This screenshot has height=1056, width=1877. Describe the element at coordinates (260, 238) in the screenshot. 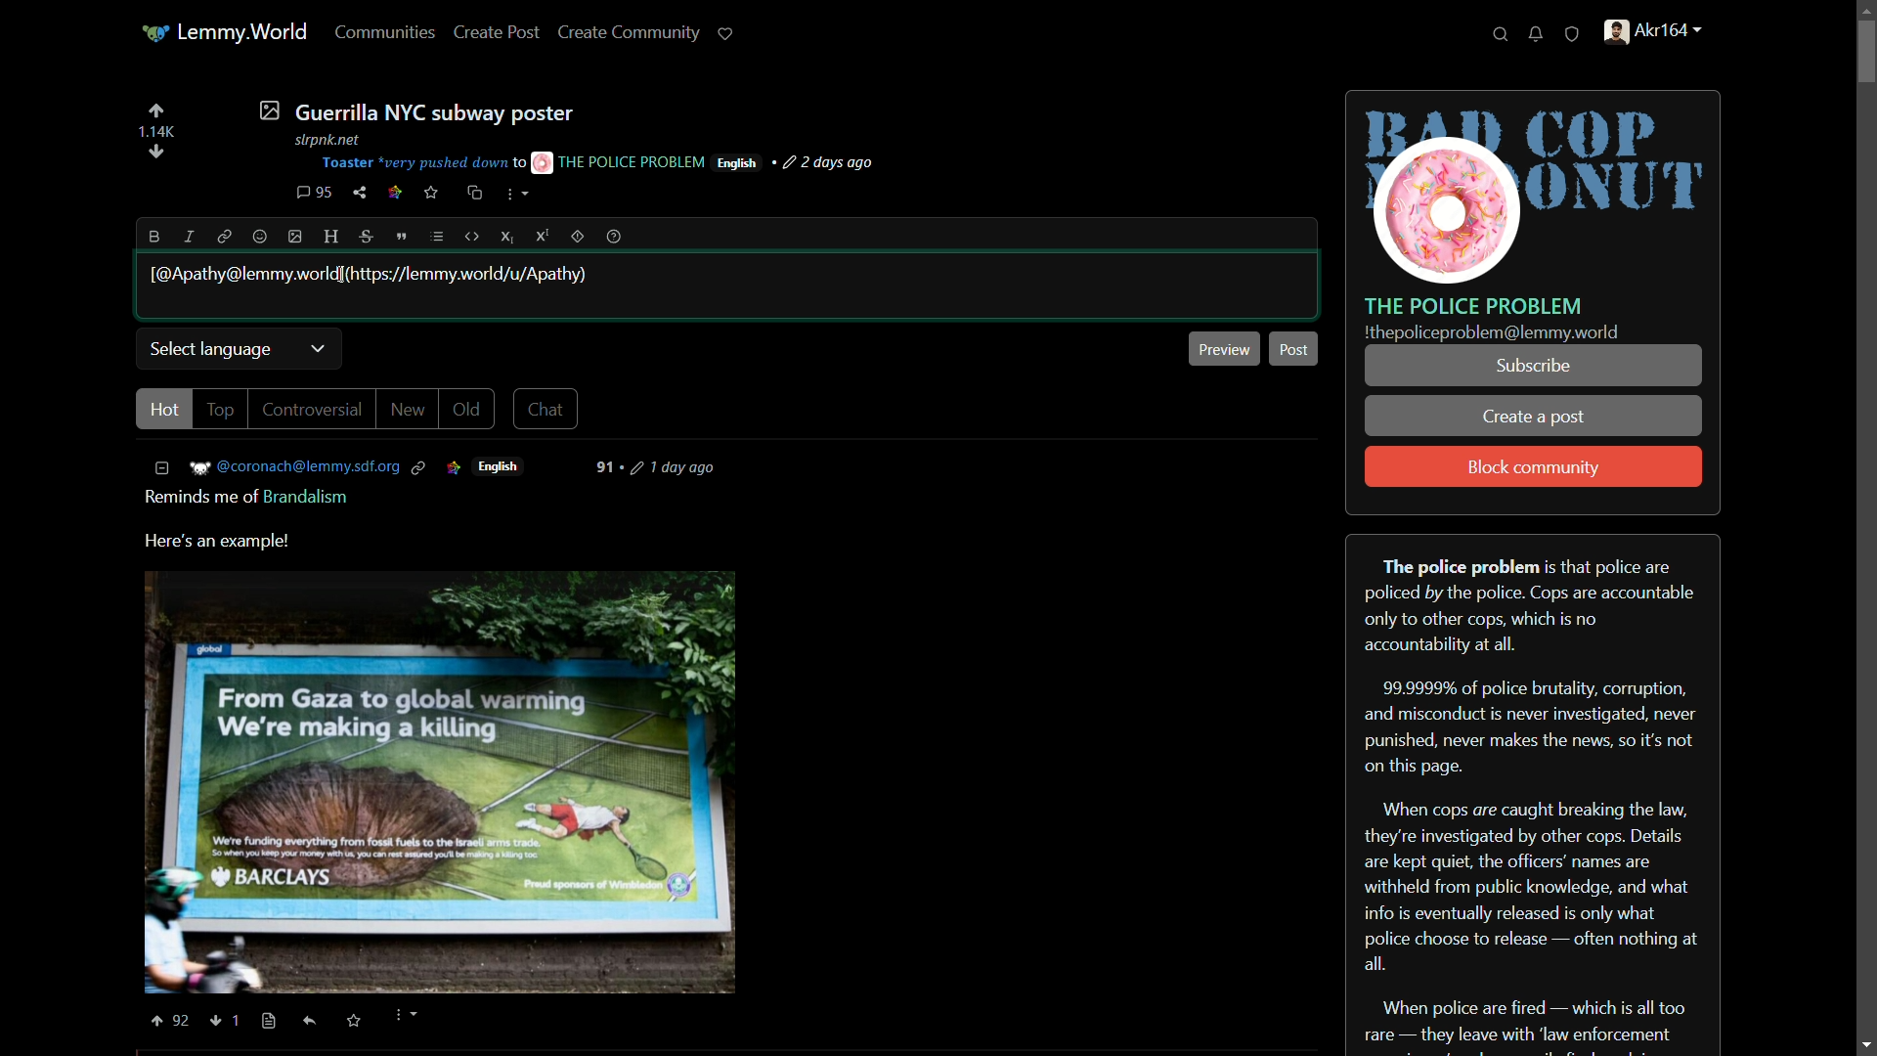

I see `emoji` at that location.